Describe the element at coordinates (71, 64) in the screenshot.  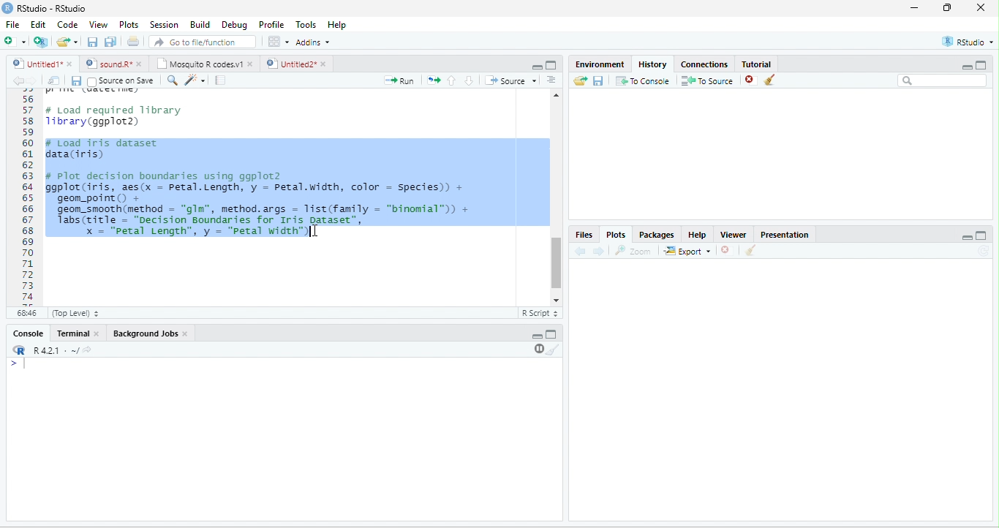
I see `close` at that location.